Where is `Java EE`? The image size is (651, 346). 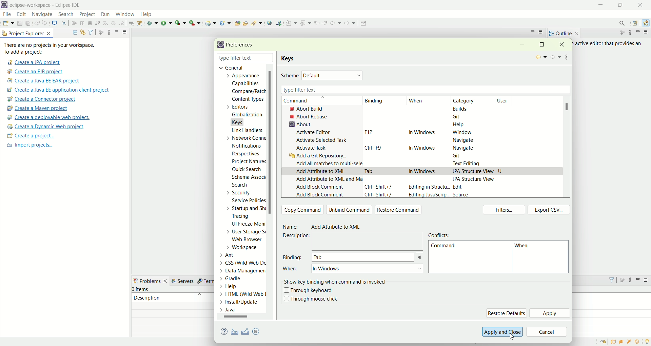 Java EE is located at coordinates (647, 23).